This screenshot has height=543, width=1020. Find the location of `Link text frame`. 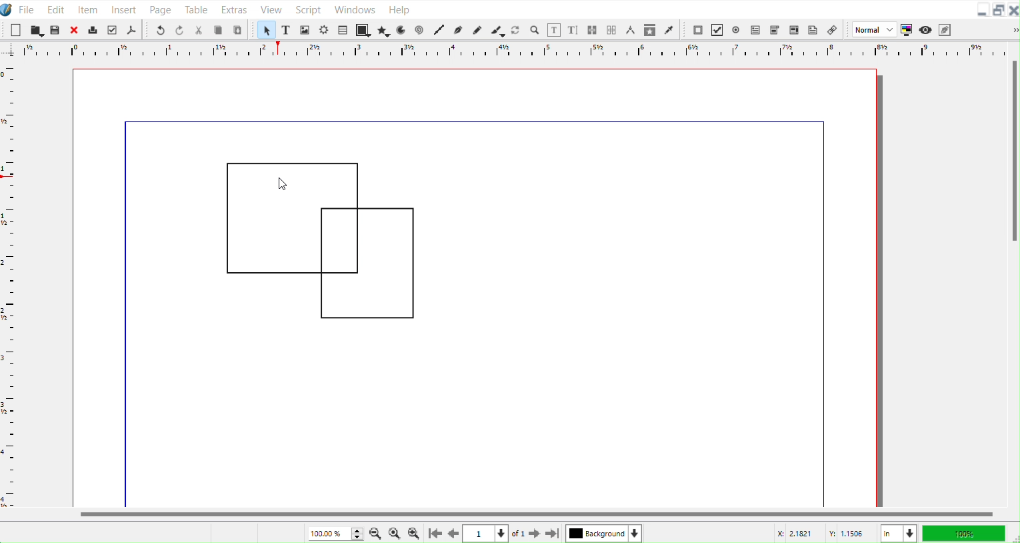

Link text frame is located at coordinates (593, 30).